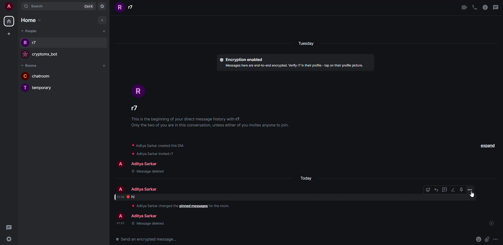  Describe the element at coordinates (146, 240) in the screenshot. I see `send encrypted message` at that location.